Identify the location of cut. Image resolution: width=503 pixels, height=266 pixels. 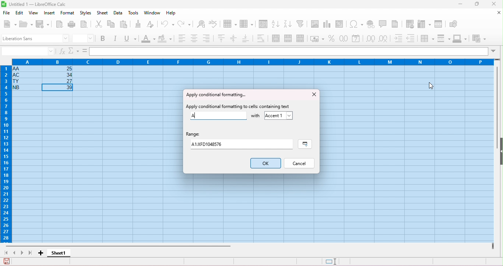
(99, 24).